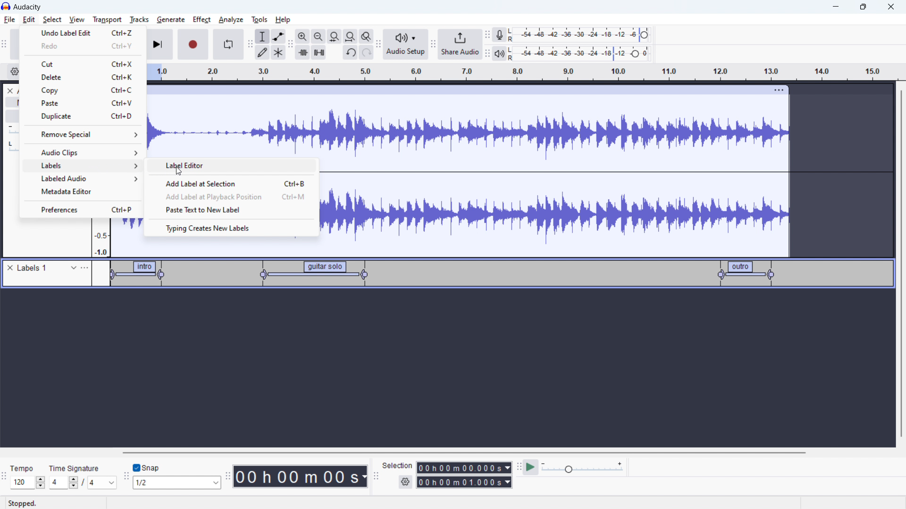 The height and width of the screenshot is (509, 906). Describe the element at coordinates (171, 19) in the screenshot. I see `generate` at that location.